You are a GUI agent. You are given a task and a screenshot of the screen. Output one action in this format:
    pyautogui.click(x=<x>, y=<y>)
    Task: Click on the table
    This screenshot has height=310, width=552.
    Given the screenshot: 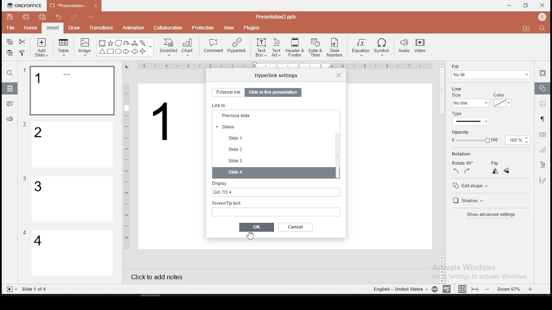 What is the action you would take?
    pyautogui.click(x=63, y=46)
    